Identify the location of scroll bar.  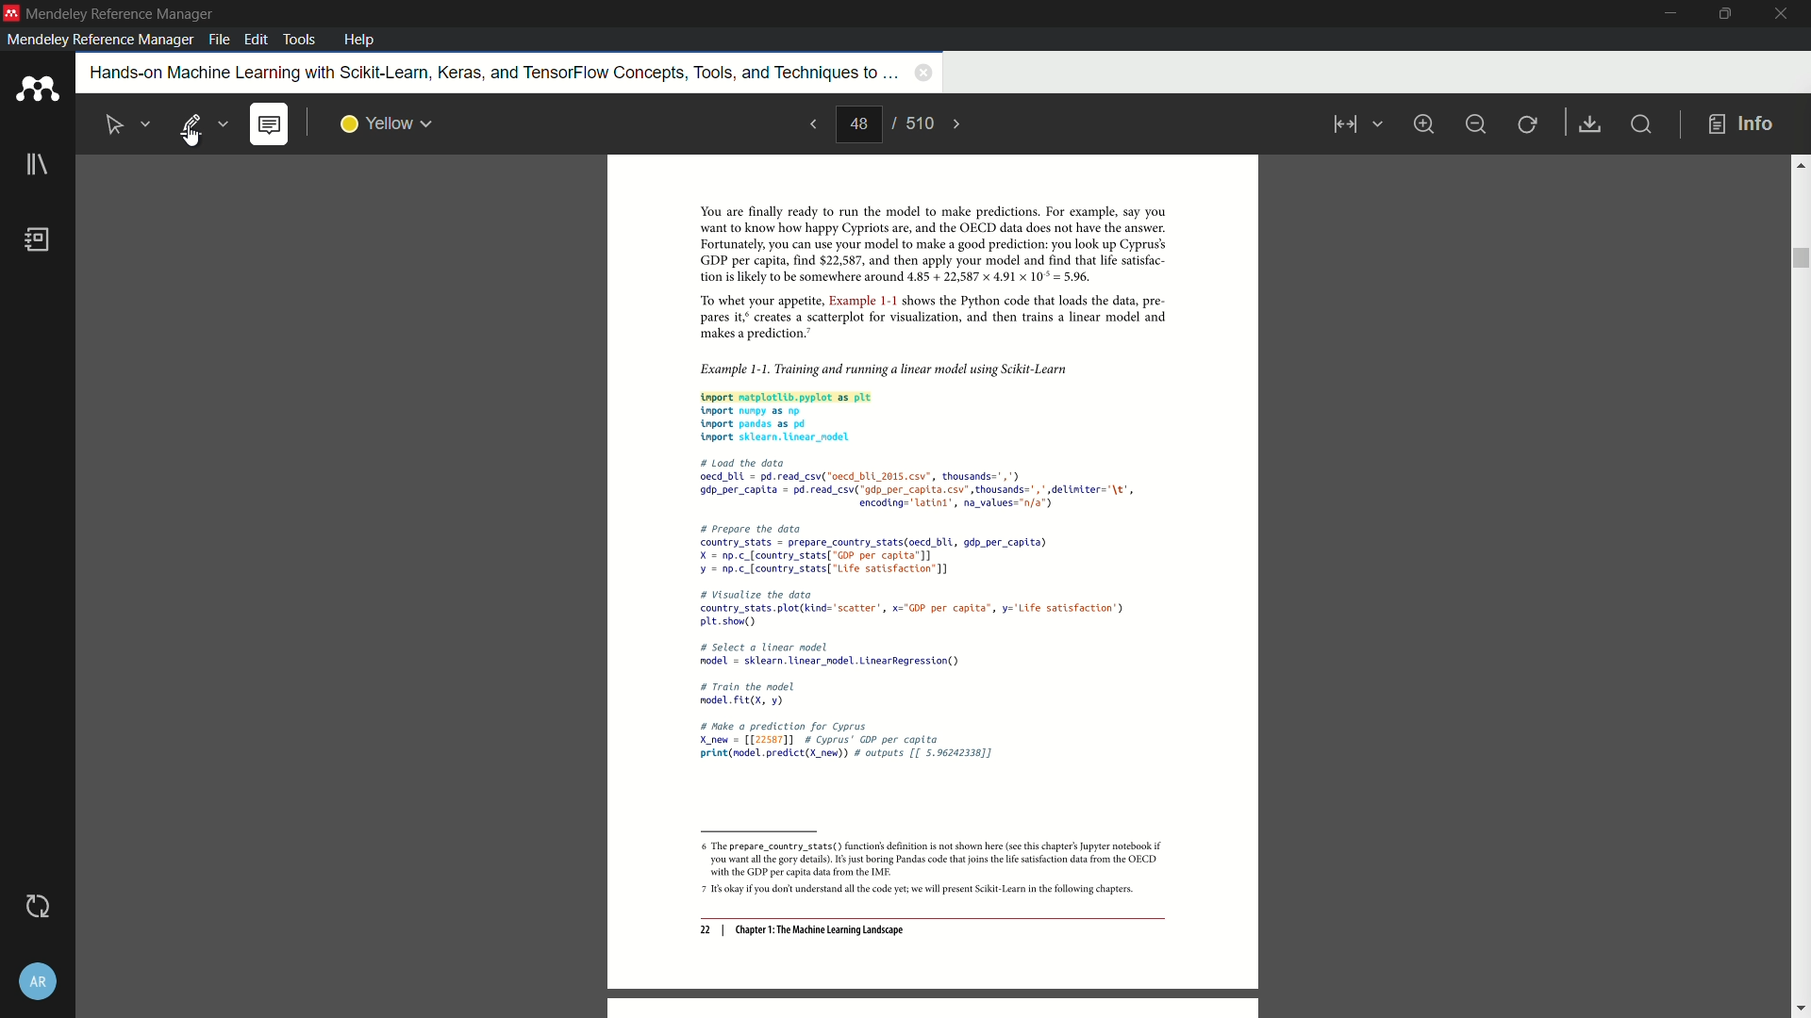
(1799, 258).